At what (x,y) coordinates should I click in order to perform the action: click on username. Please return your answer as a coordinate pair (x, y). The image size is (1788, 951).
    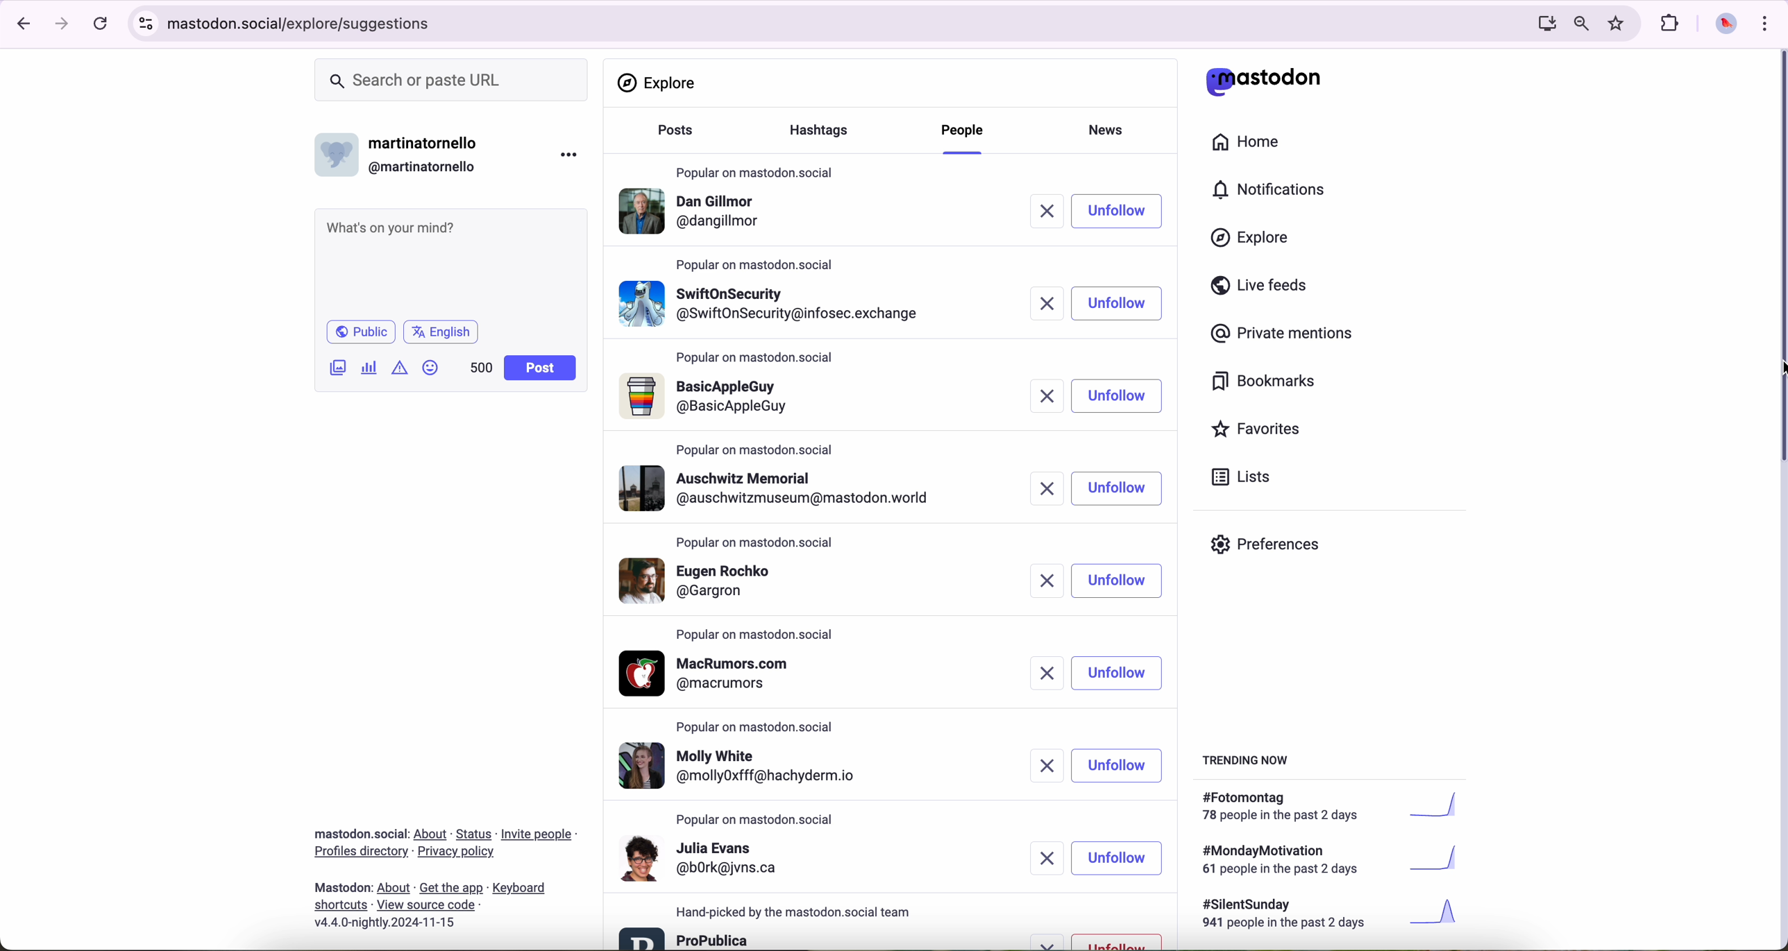
    Looking at the image, I should click on (403, 151).